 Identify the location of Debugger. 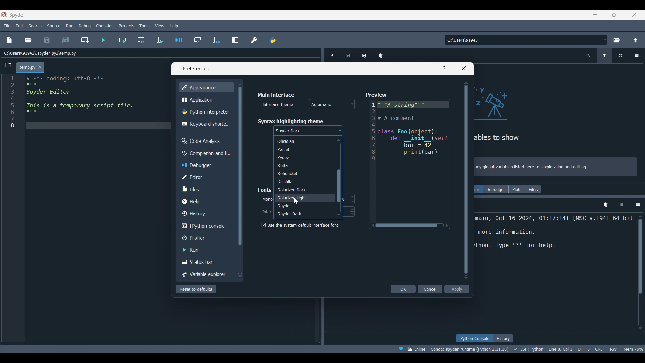
(206, 165).